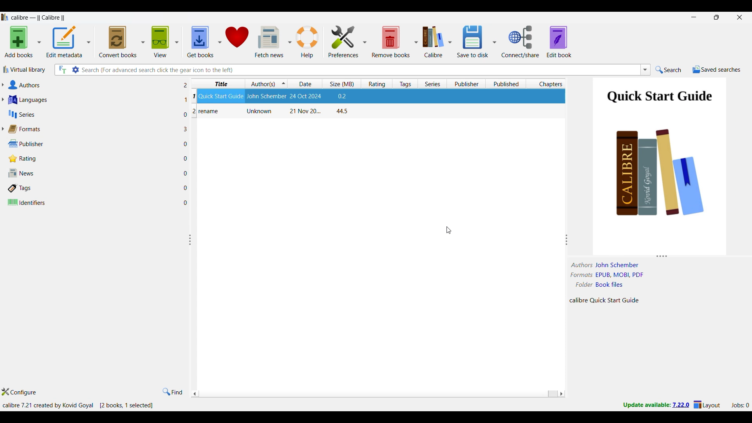 This screenshot has height=423, width=752. I want to click on 0, so click(187, 173).